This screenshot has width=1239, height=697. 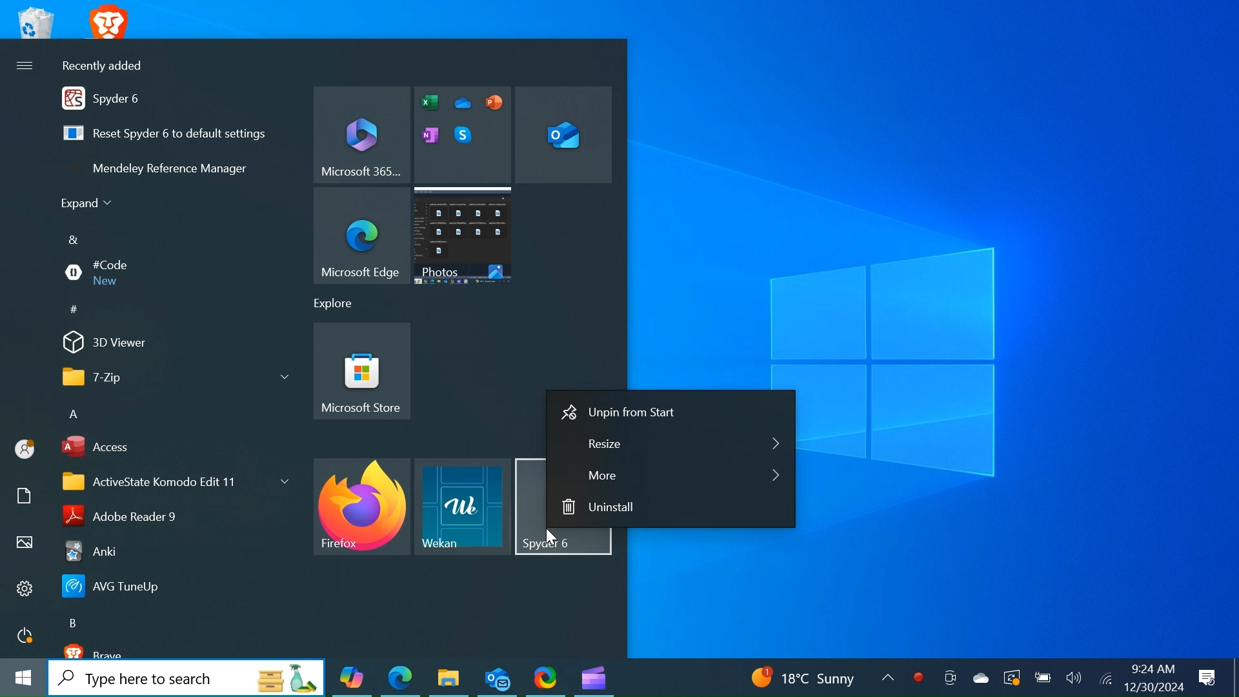 What do you see at coordinates (672, 444) in the screenshot?
I see `Resize` at bounding box center [672, 444].